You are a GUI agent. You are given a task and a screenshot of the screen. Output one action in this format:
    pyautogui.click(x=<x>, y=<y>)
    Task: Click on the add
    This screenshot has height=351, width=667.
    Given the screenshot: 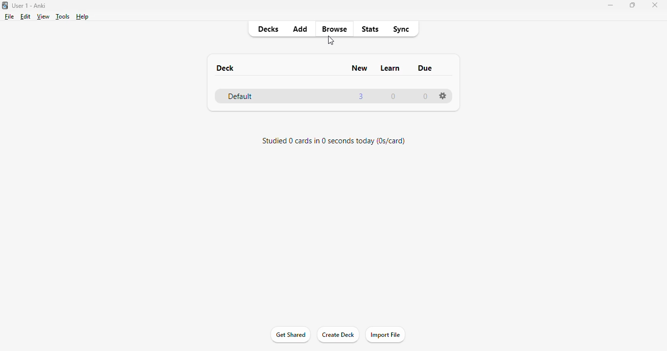 What is the action you would take?
    pyautogui.click(x=300, y=29)
    